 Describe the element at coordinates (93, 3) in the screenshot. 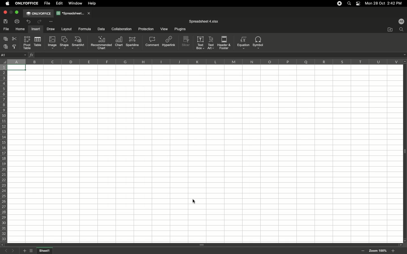

I see `Help` at that location.